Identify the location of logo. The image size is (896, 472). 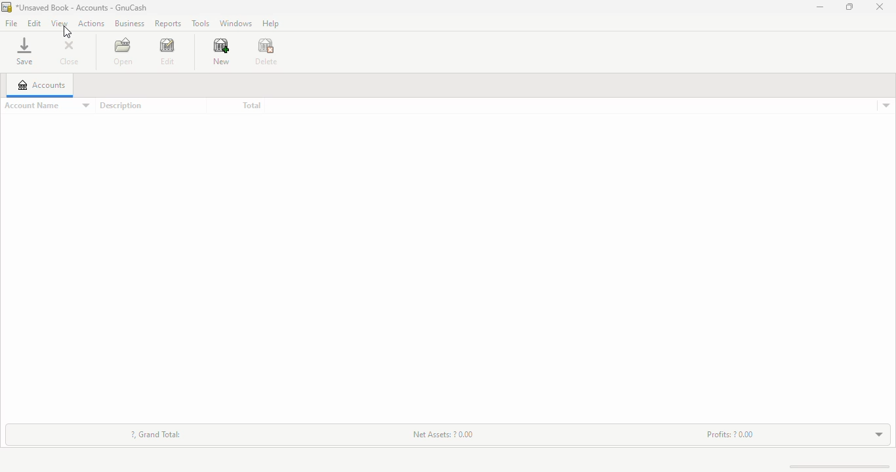
(6, 7).